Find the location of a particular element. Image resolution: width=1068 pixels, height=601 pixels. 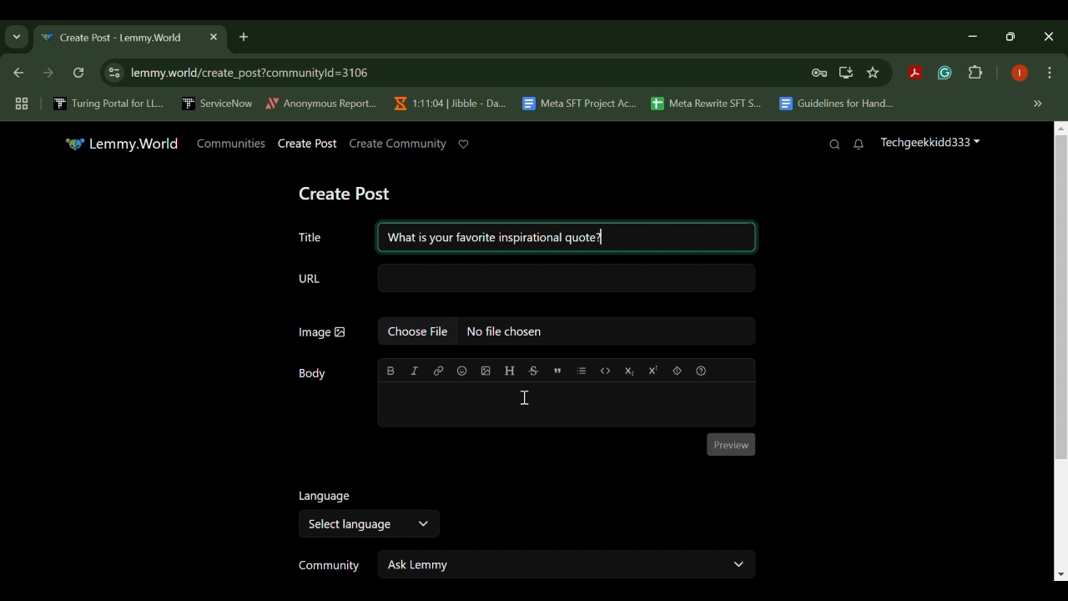

bold is located at coordinates (391, 371).